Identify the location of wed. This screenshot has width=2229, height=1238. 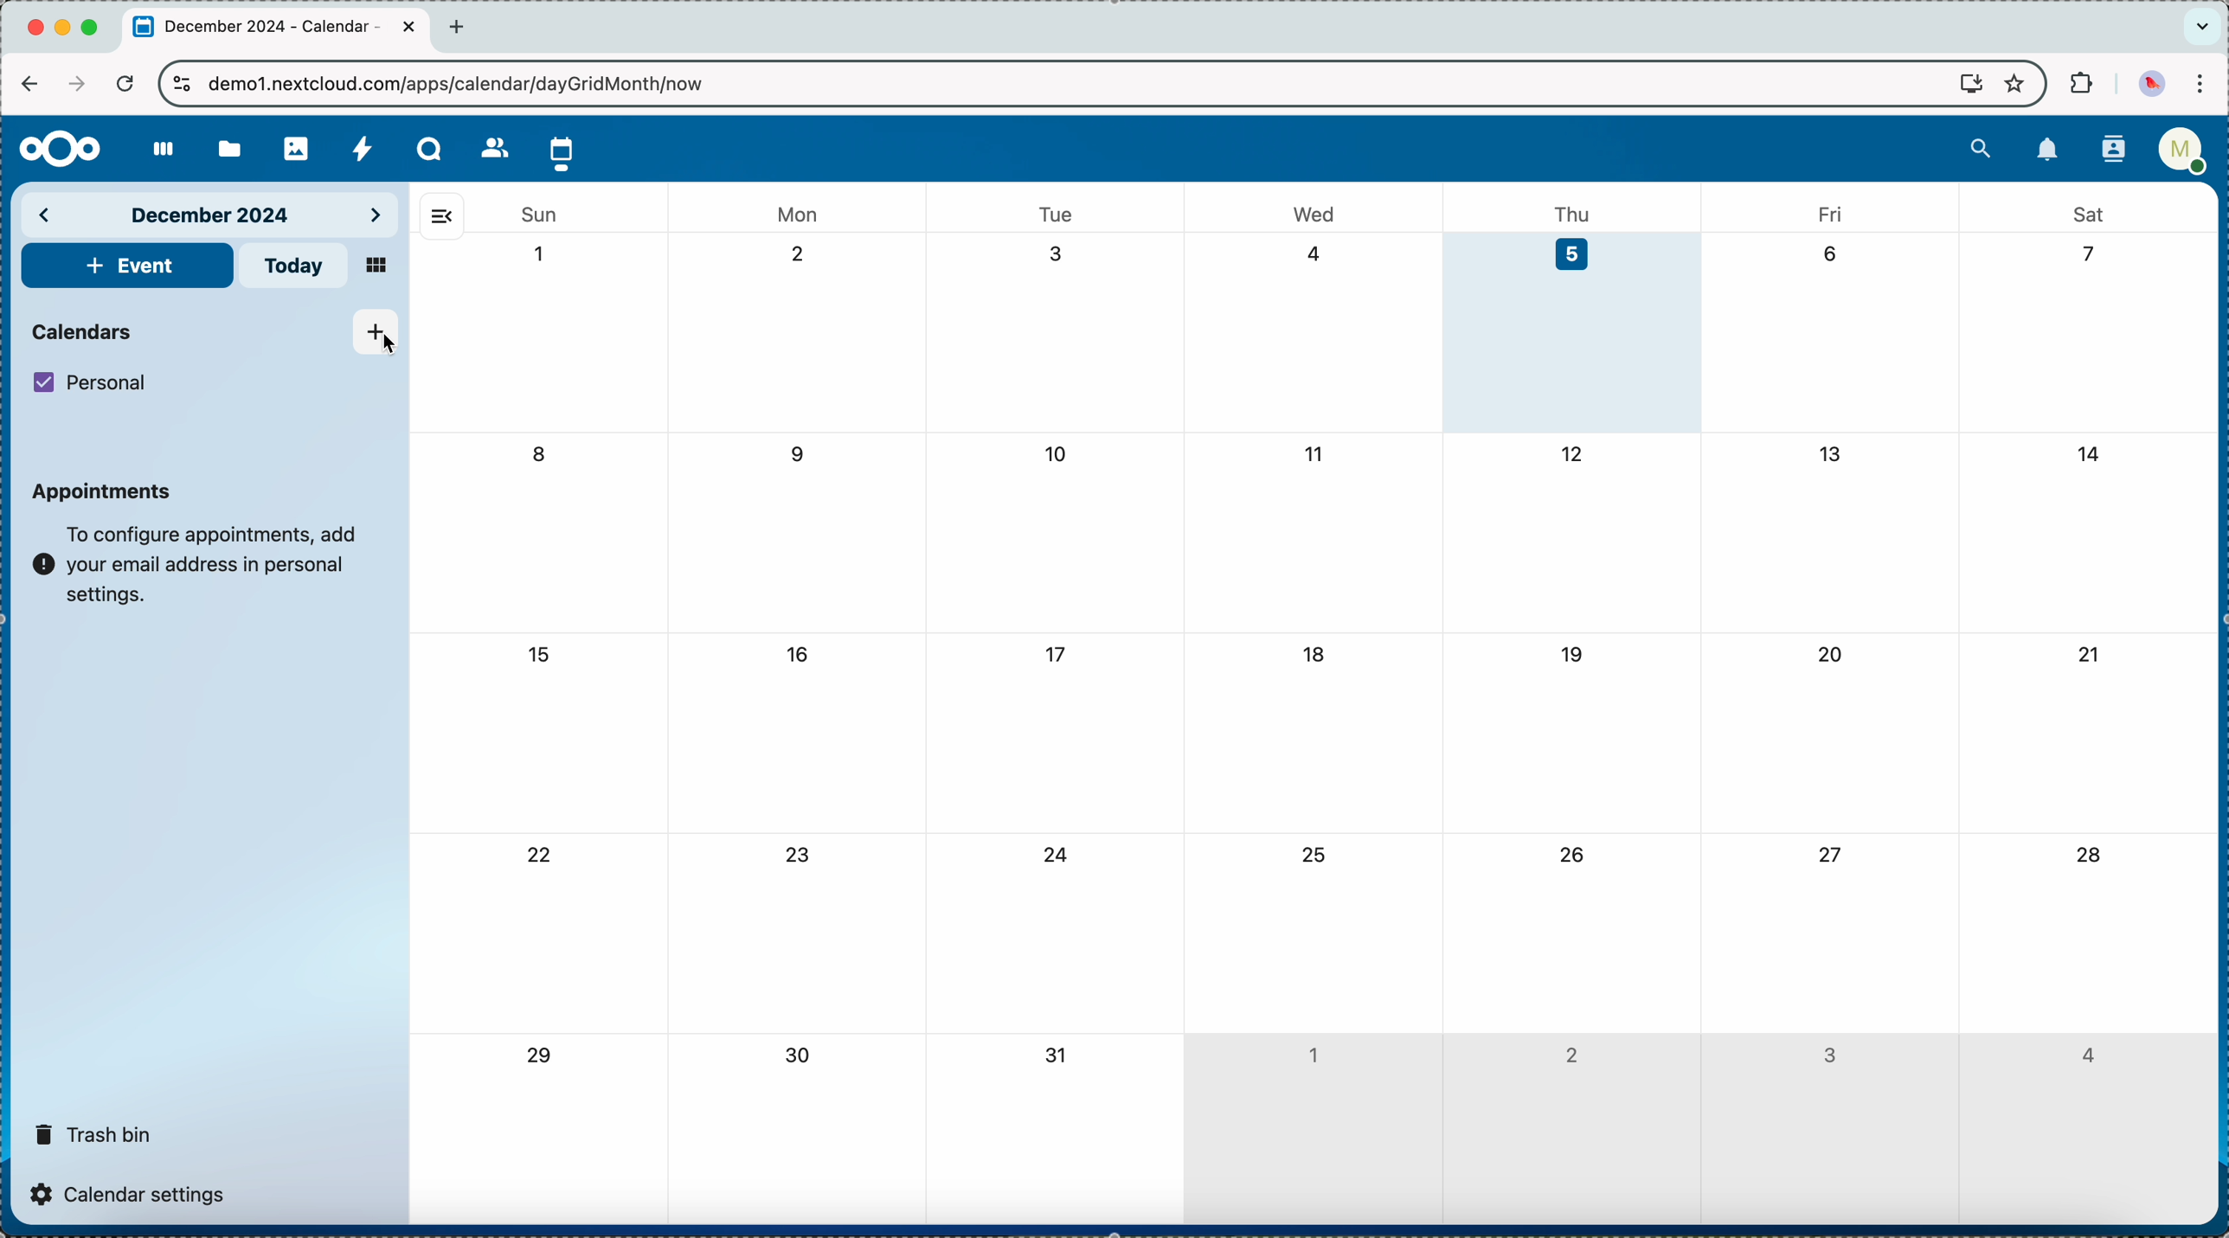
(1316, 214).